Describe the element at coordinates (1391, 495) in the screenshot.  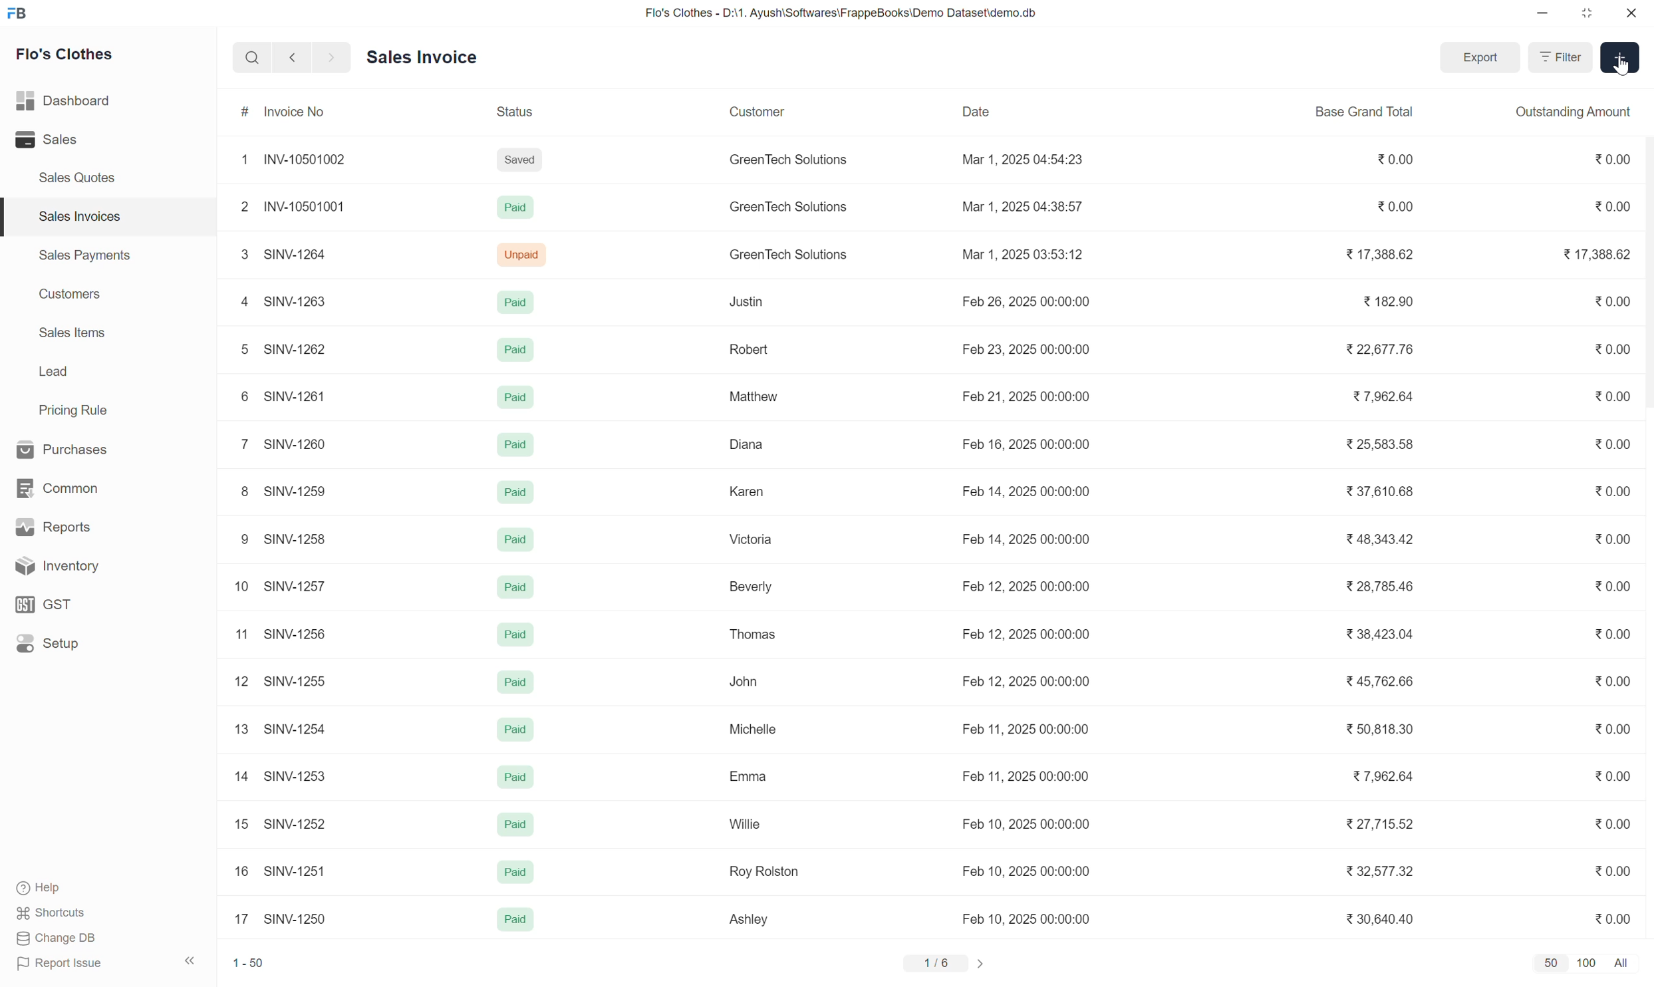
I see `₹37,610.68` at that location.